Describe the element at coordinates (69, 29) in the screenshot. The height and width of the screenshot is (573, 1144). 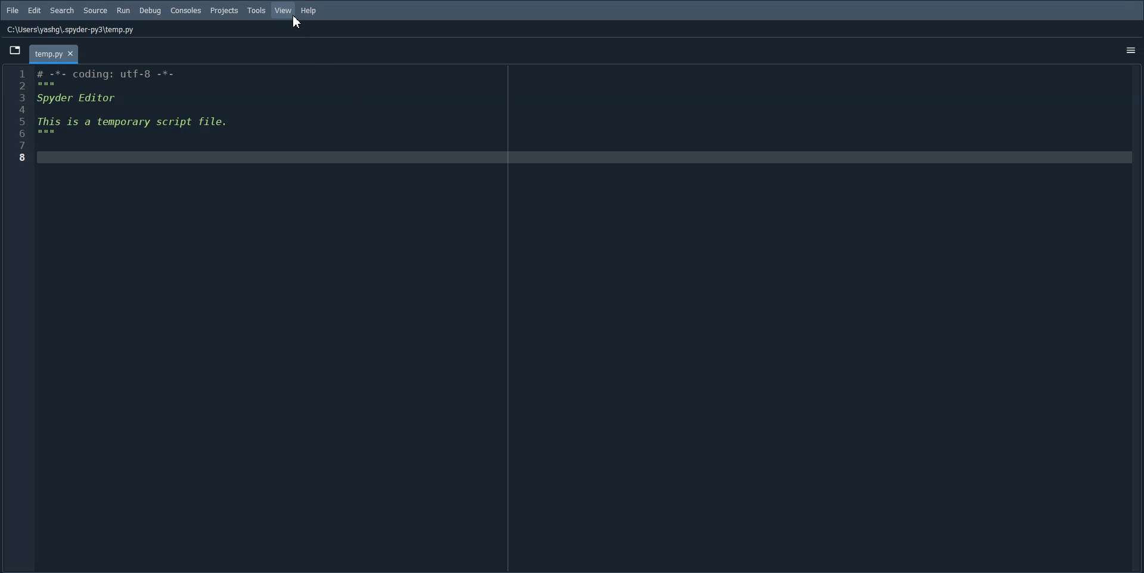
I see `C:\Users\yashg\.spyder-py3\temp.py` at that location.